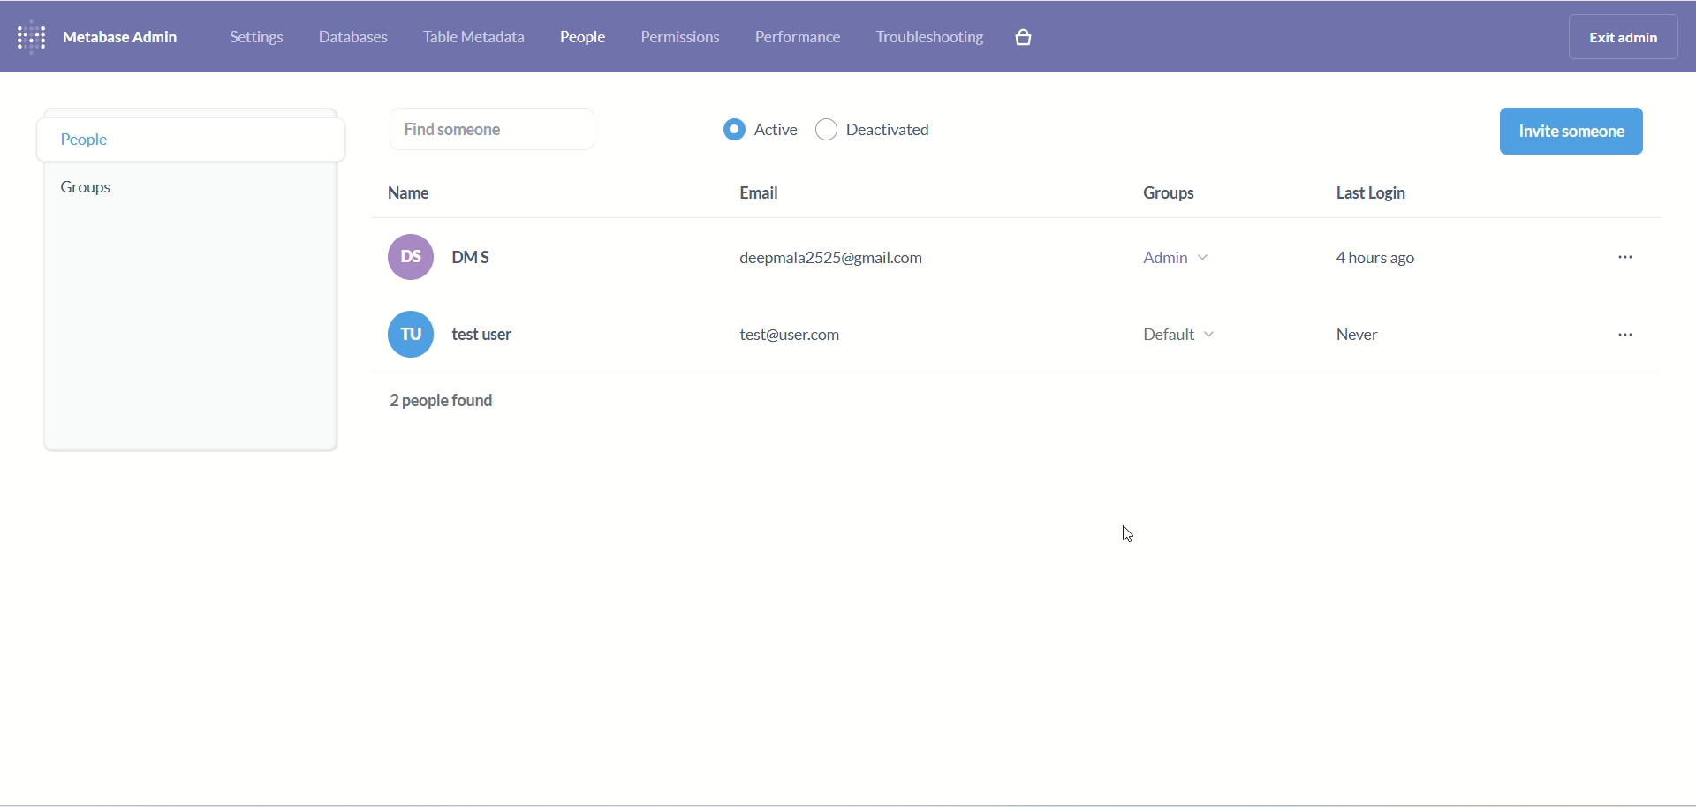 Image resolution: width=1696 pixels, height=807 pixels. What do you see at coordinates (903, 338) in the screenshot?
I see `(ru) test user test@user.com Default ~ Never` at bounding box center [903, 338].